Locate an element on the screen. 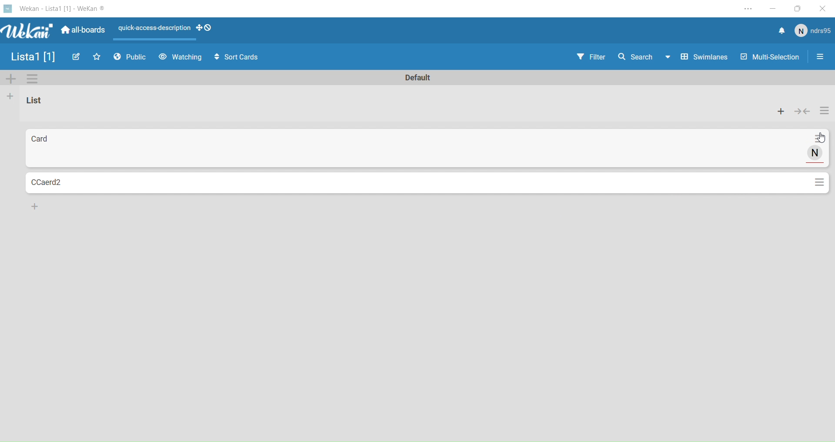  Sort Cards is located at coordinates (240, 56).